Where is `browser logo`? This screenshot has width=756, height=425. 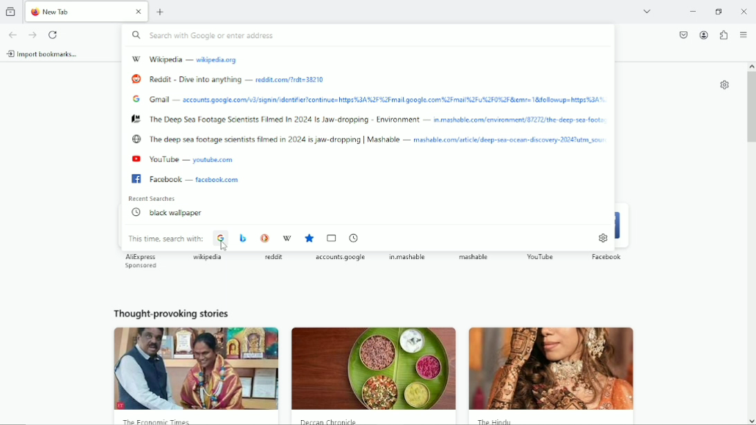 browser logo is located at coordinates (136, 139).